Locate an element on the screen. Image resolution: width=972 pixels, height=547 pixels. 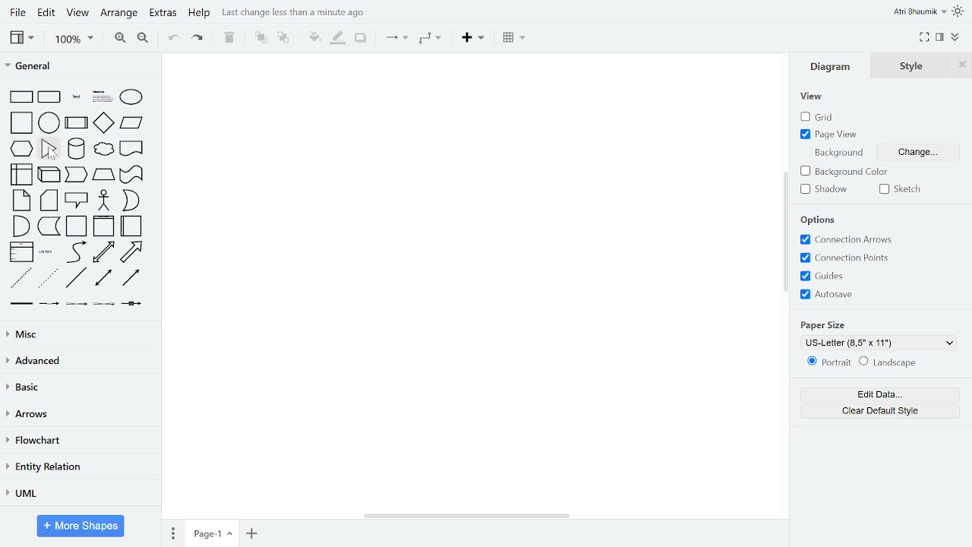
cursor is located at coordinates (51, 154).